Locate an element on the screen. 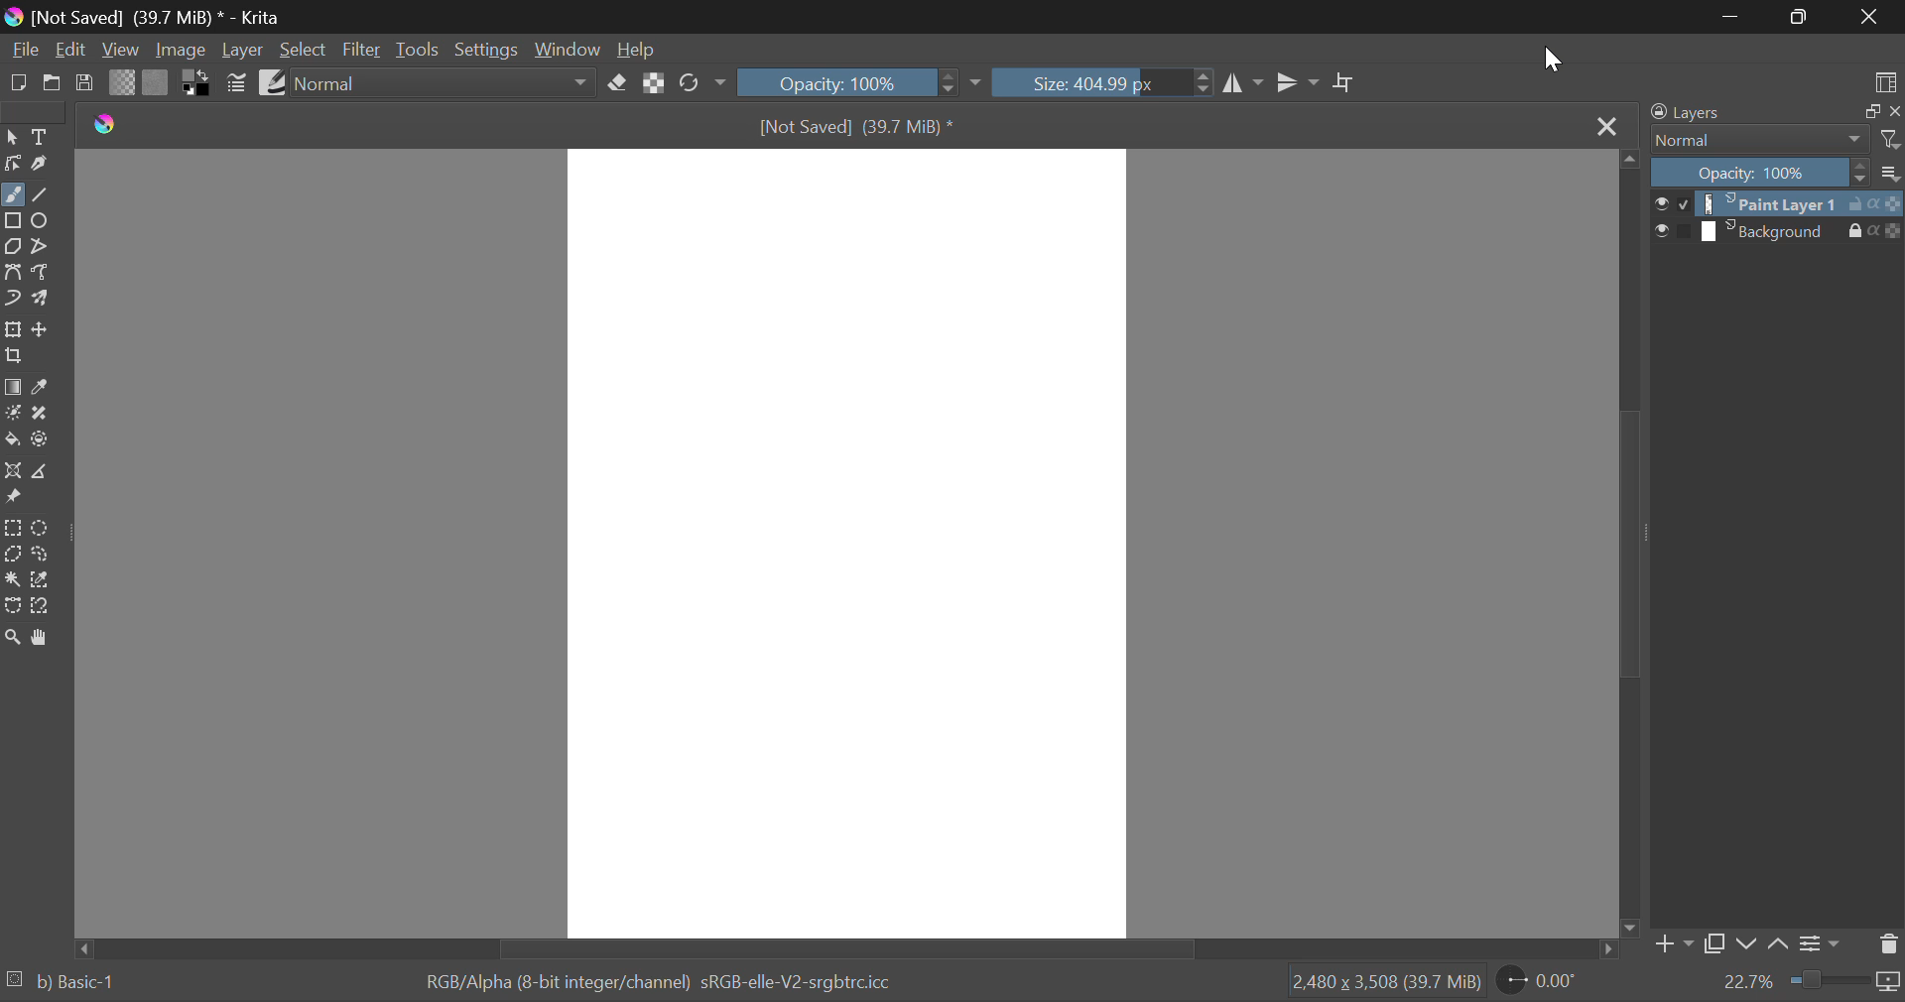 This screenshot has height=1002, width=1905. Pattern is located at coordinates (157, 82).